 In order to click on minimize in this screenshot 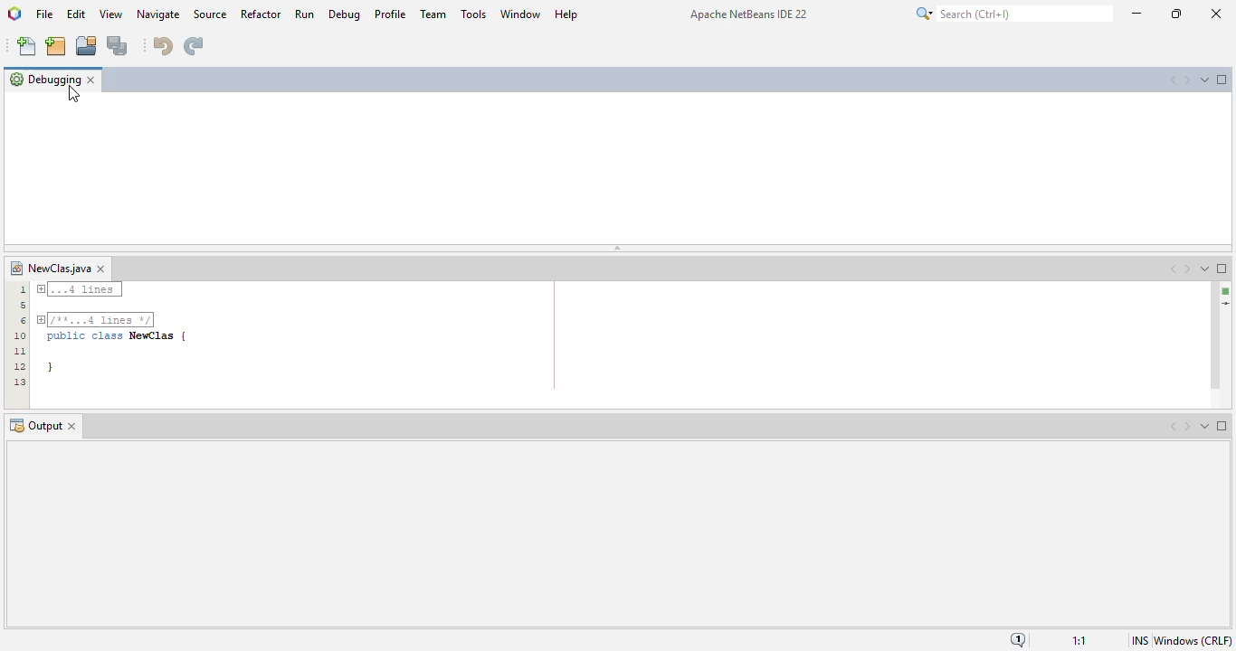, I will do `click(1136, 14)`.